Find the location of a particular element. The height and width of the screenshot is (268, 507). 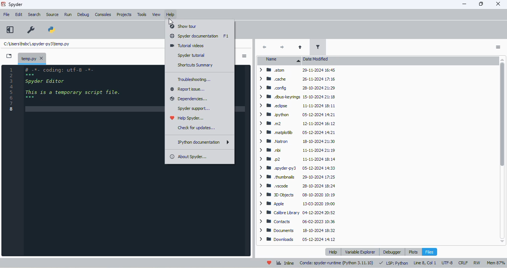

edit is located at coordinates (19, 14).